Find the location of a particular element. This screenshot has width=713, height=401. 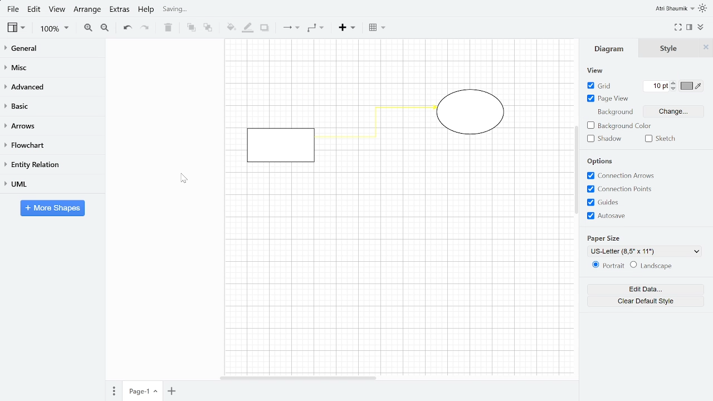

Waypoints is located at coordinates (315, 28).